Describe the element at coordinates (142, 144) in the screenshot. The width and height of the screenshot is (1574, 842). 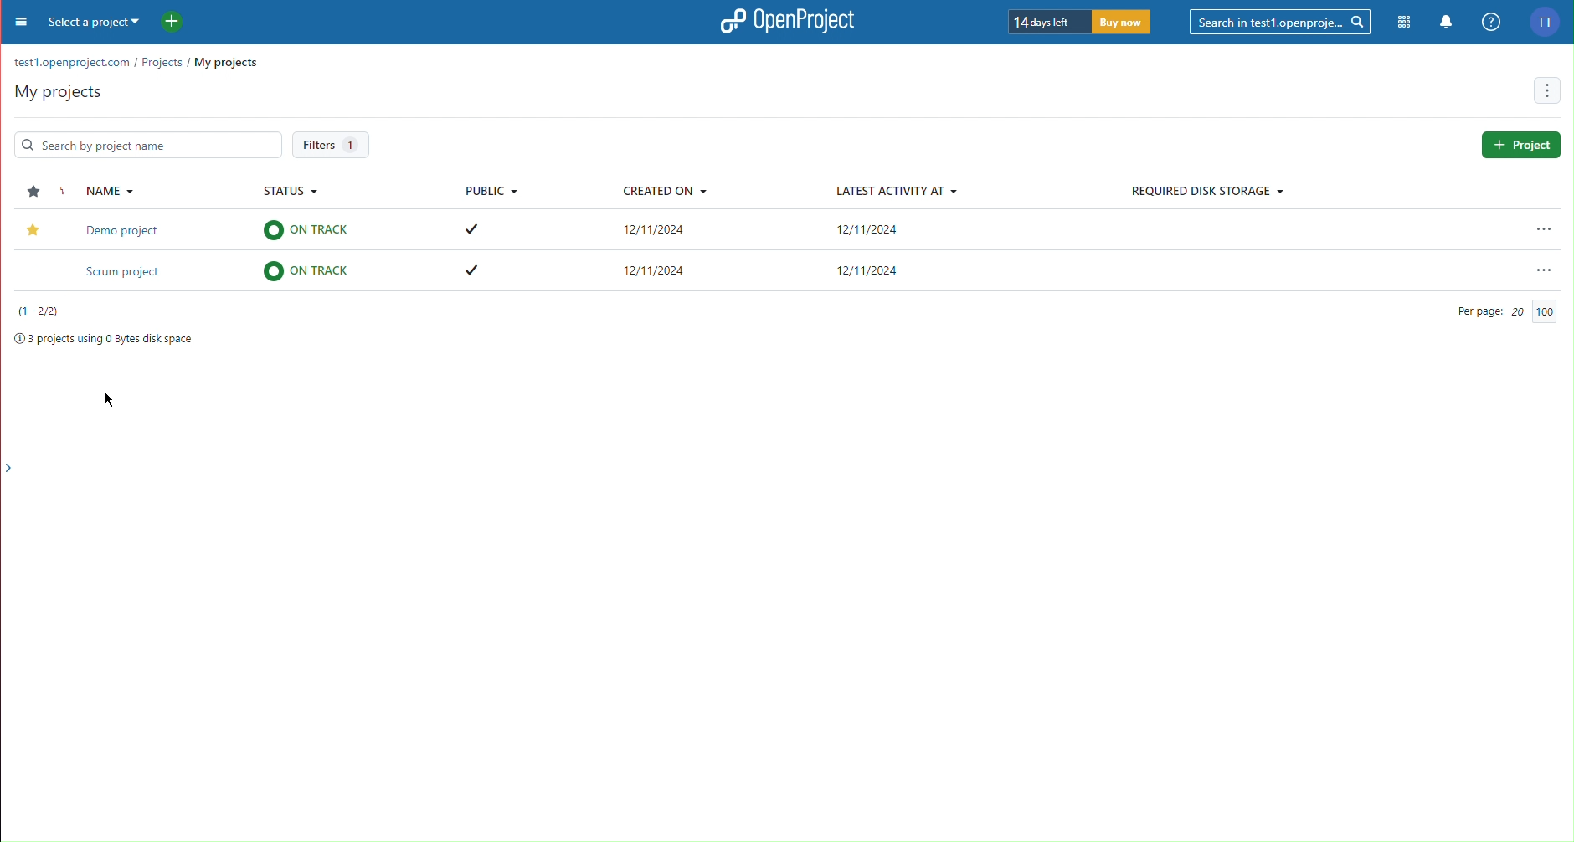
I see `Search bar` at that location.